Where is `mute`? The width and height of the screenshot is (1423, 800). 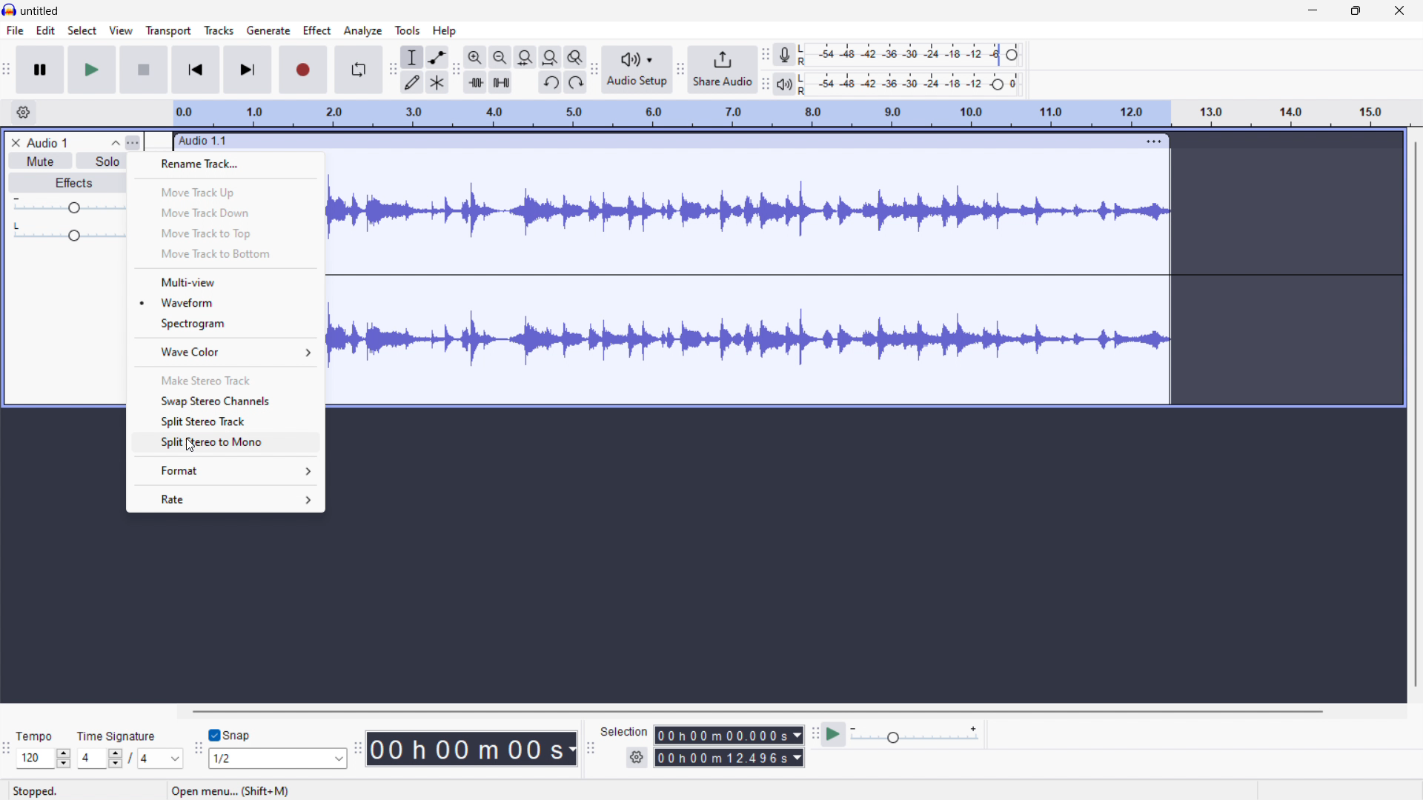
mute is located at coordinates (41, 161).